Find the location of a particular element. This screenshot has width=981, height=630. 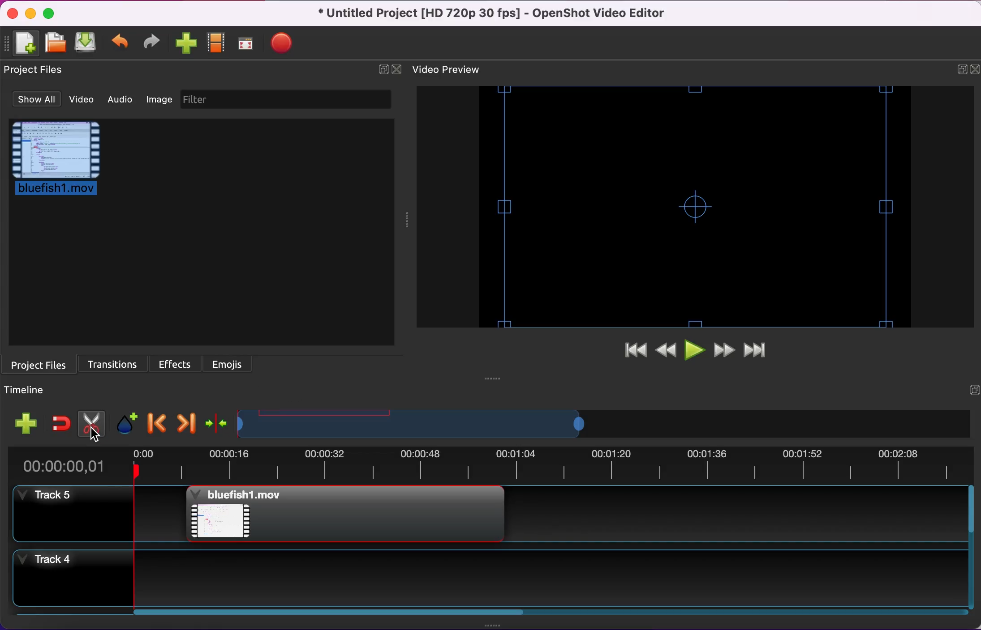

project files is located at coordinates (39, 364).